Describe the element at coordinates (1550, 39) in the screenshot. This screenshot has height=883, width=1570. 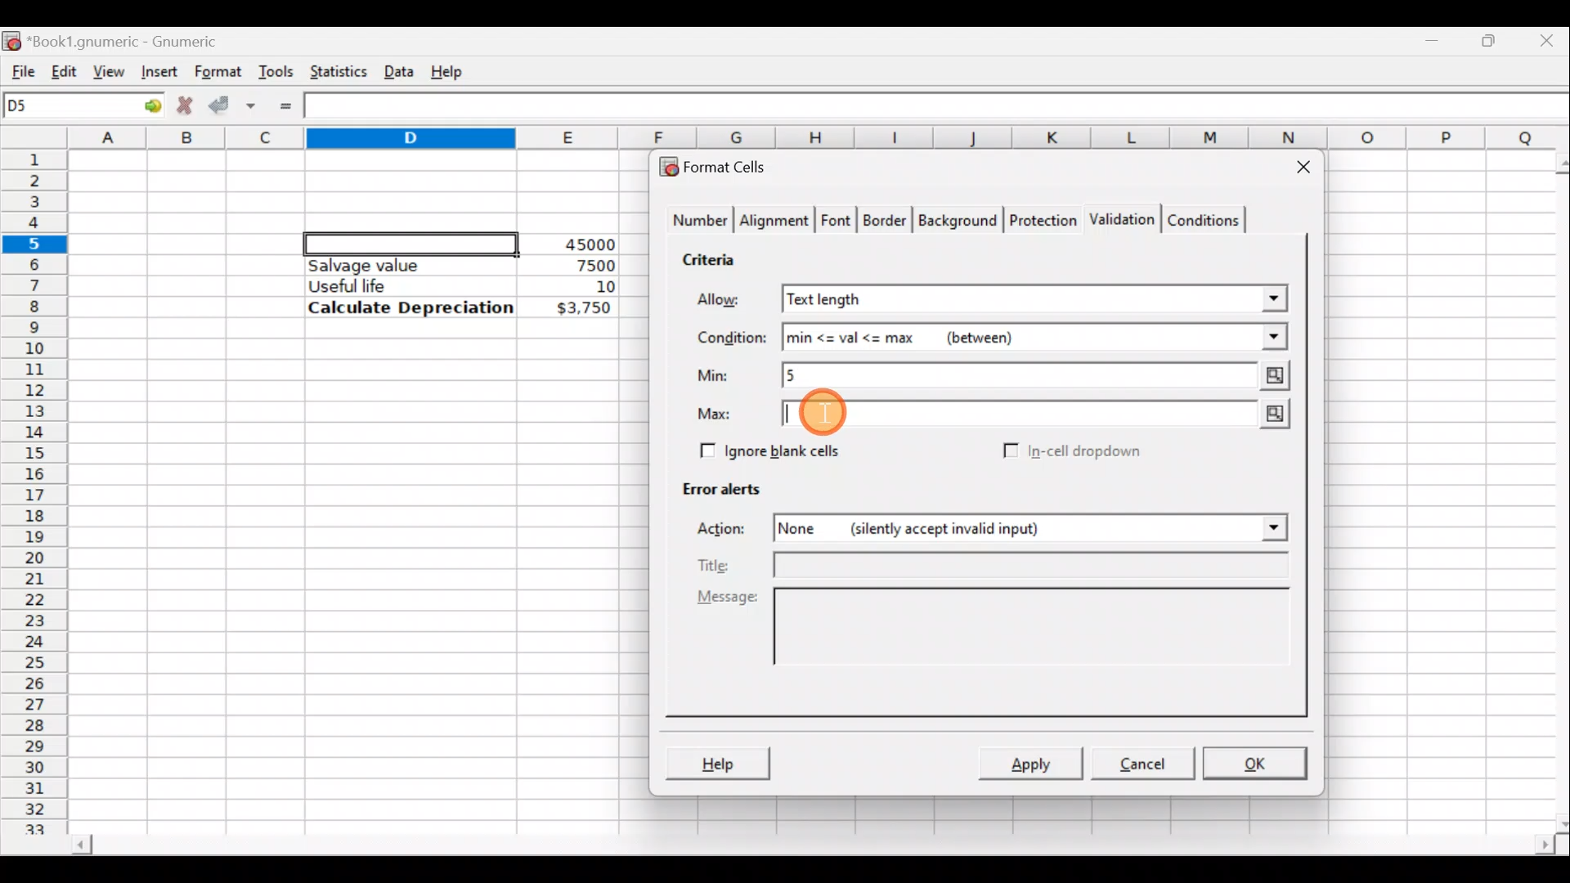
I see `Close` at that location.